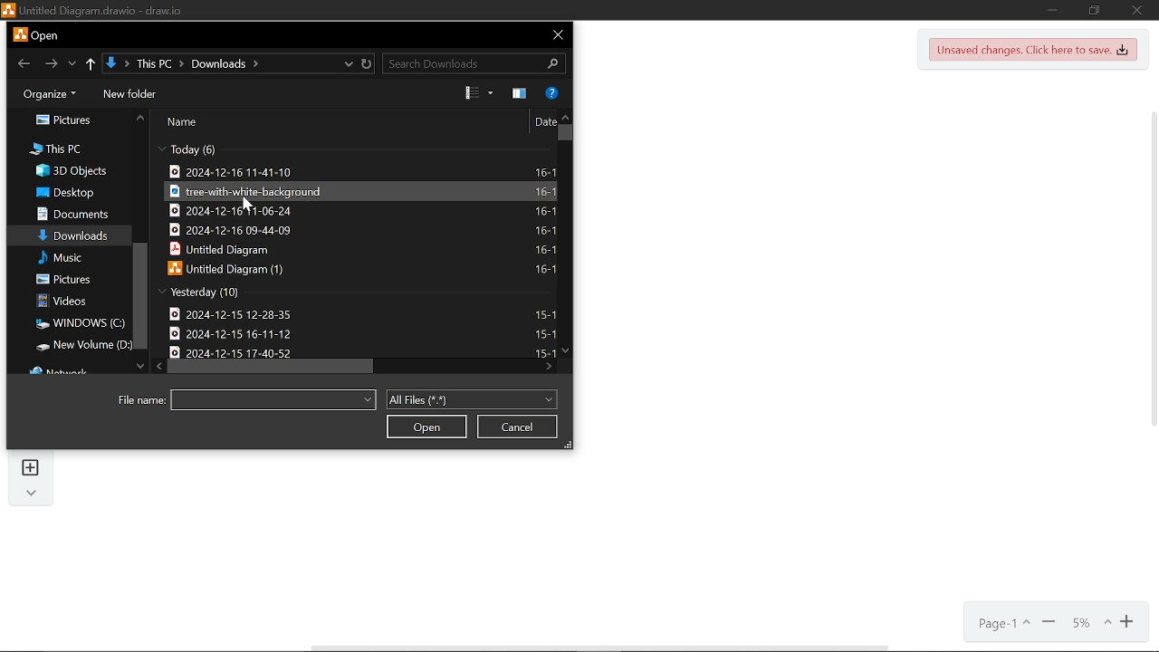 Image resolution: width=1159 pixels, height=652 pixels. What do you see at coordinates (1049, 623) in the screenshot?
I see `Zoom out` at bounding box center [1049, 623].